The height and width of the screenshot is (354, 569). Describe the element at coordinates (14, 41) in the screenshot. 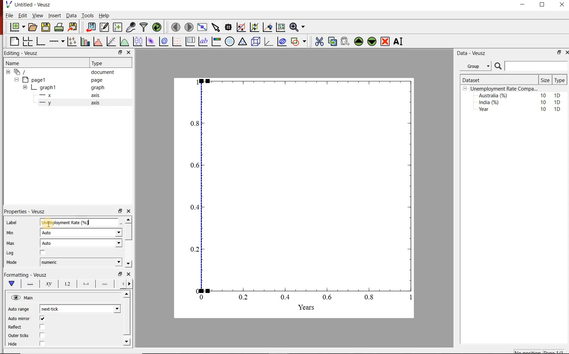

I see `blank page` at that location.